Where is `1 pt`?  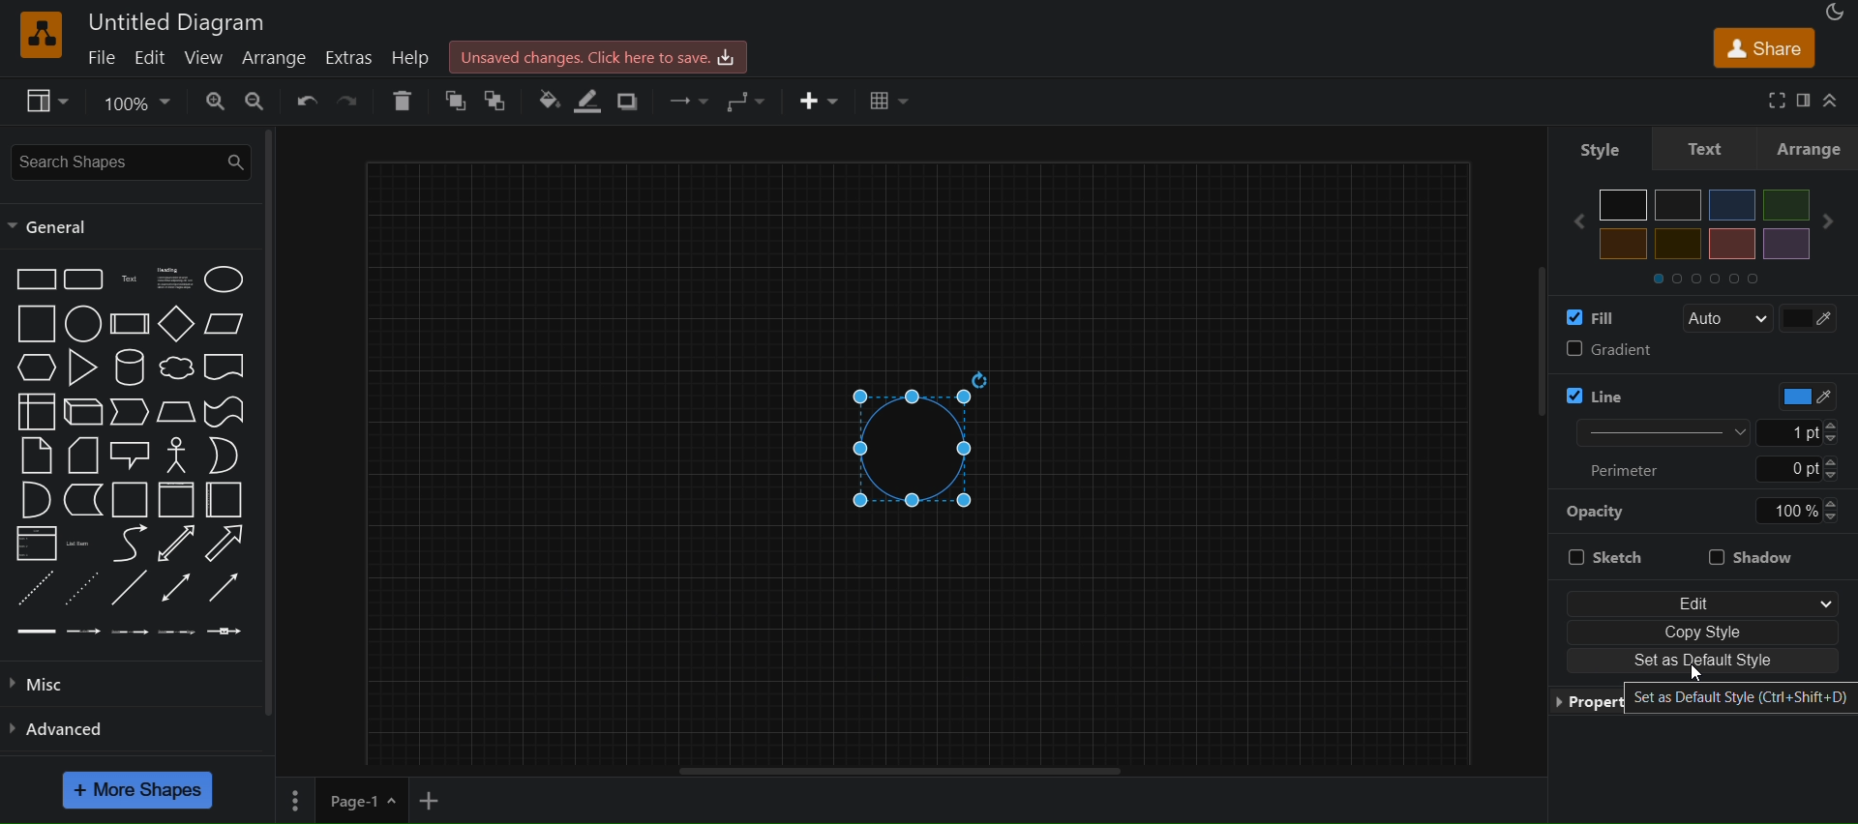
1 pt is located at coordinates (1811, 432).